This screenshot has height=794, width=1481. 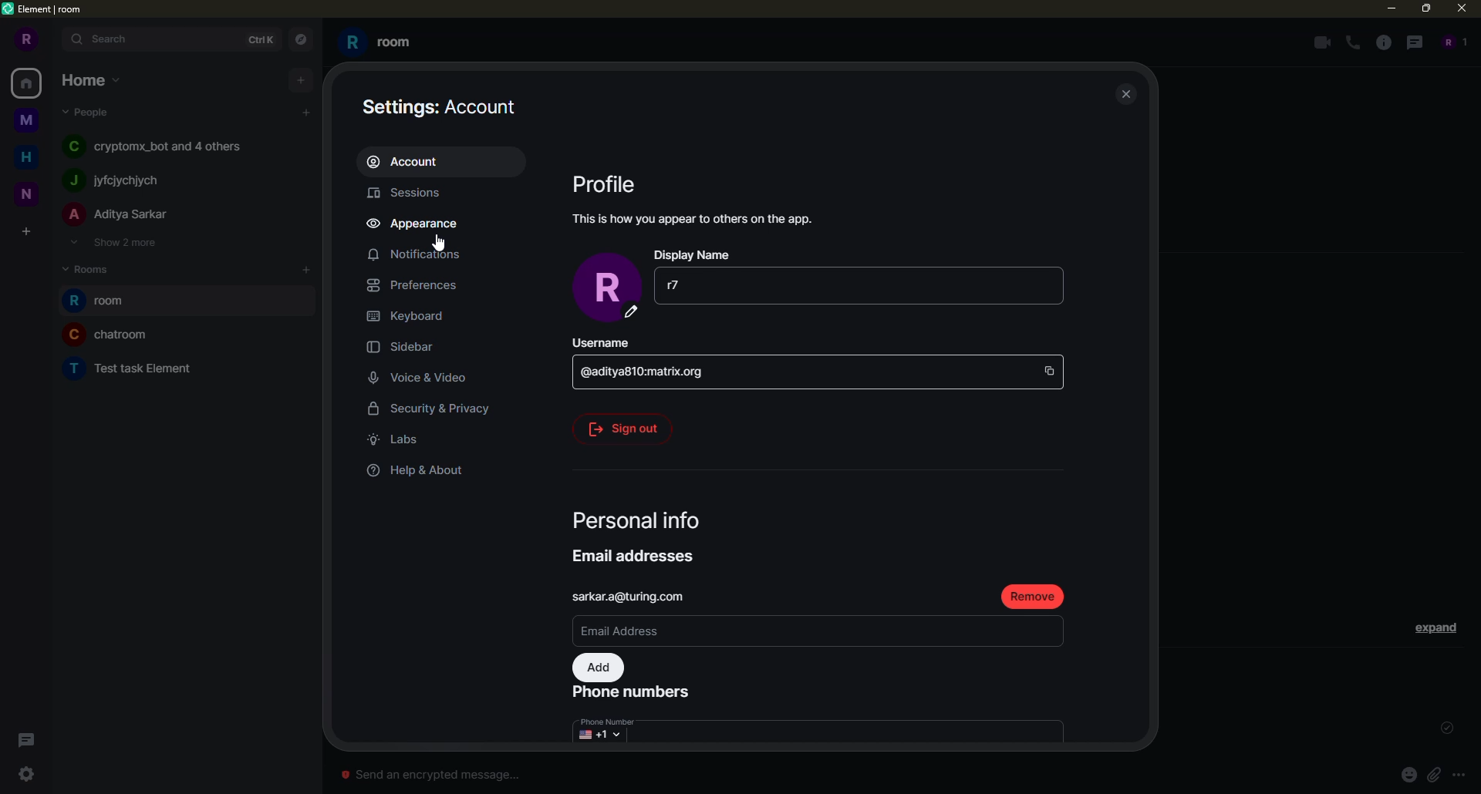 I want to click on settings, so click(x=26, y=774).